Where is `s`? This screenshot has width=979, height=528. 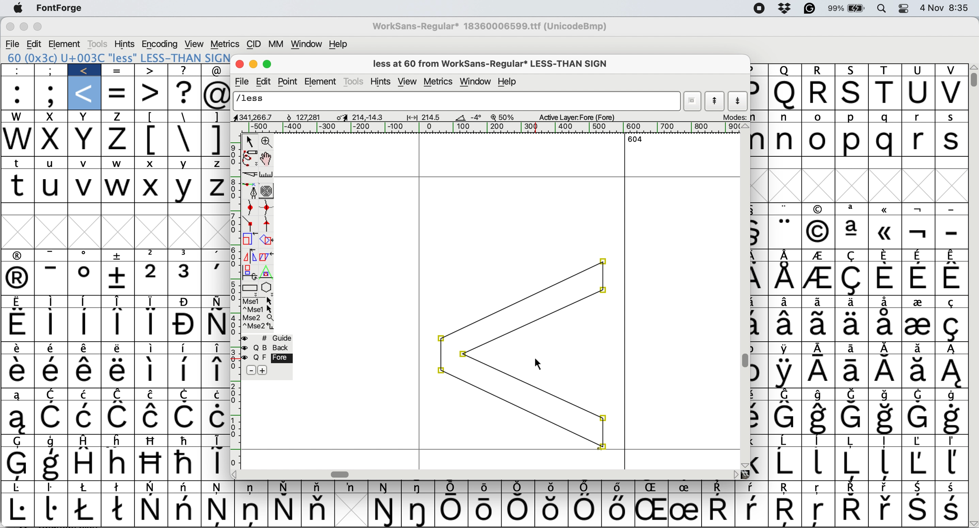 s is located at coordinates (950, 141).